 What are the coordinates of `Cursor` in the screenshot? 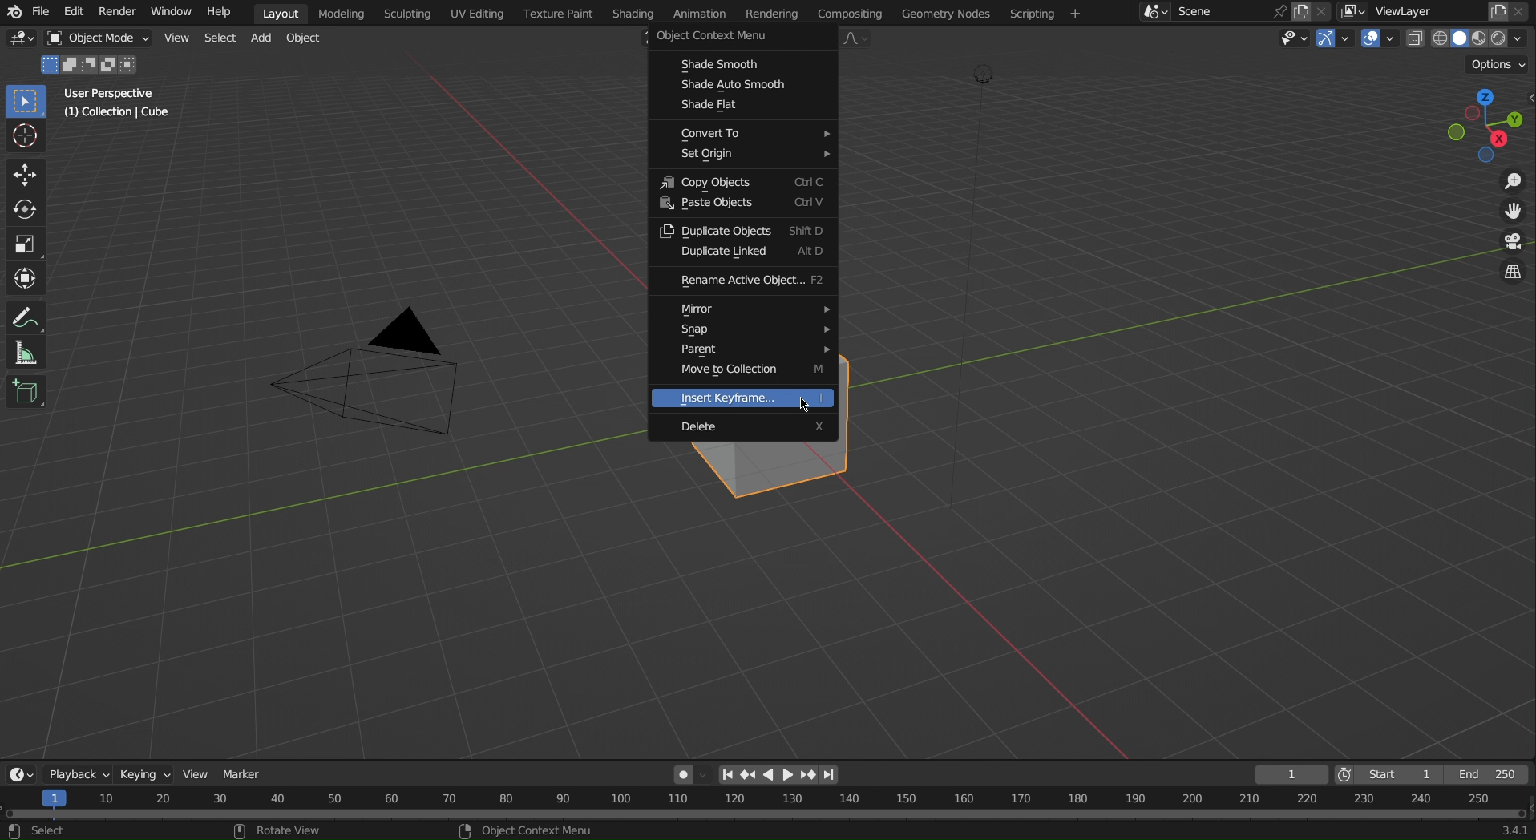 It's located at (806, 404).